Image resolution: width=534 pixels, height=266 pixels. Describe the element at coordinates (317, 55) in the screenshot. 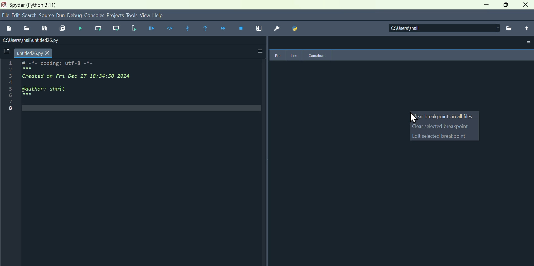

I see `Condition` at that location.